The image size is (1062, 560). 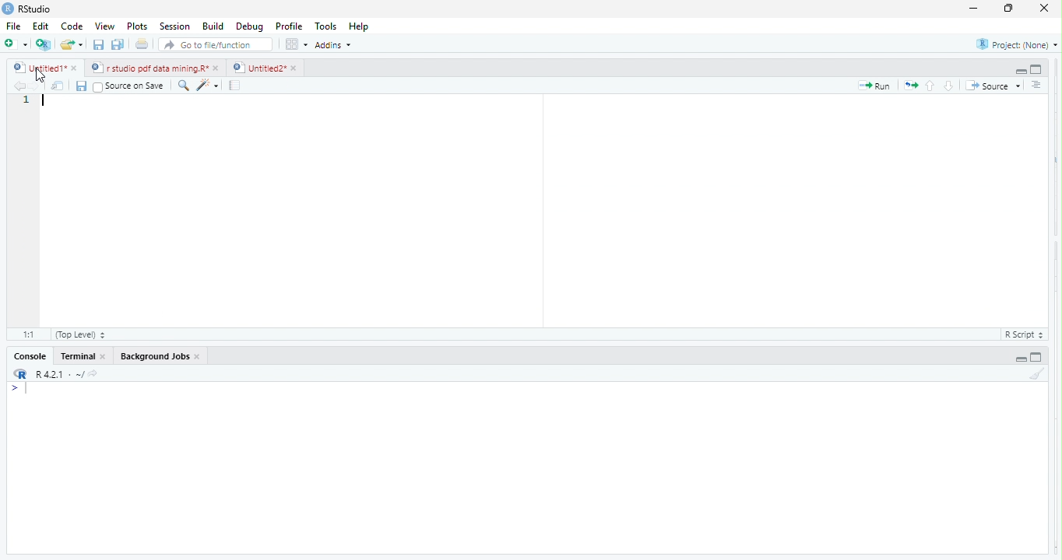 I want to click on Debug, so click(x=250, y=27).